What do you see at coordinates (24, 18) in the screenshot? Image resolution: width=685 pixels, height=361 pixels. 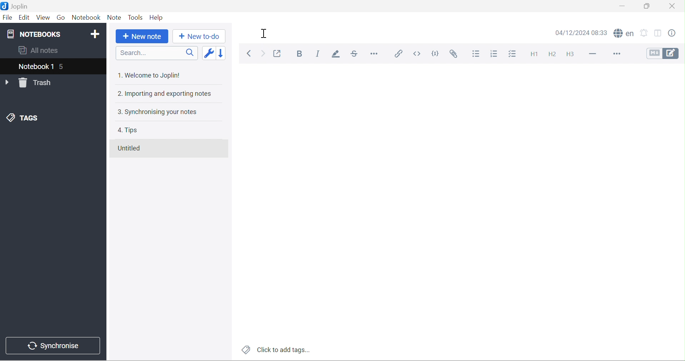 I see `Edit` at bounding box center [24, 18].